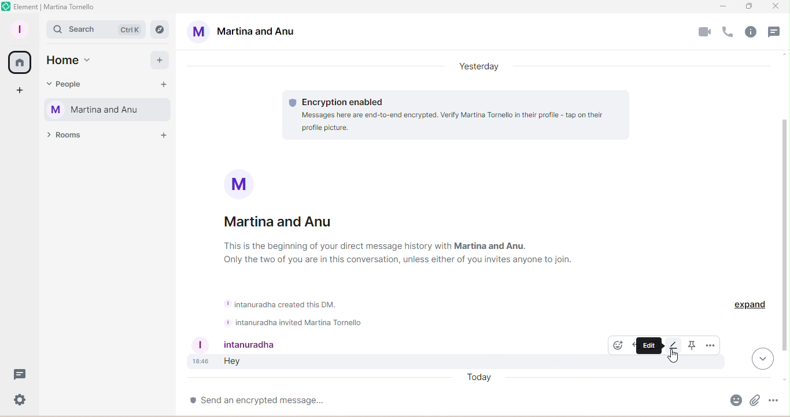  Describe the element at coordinates (753, 402) in the screenshot. I see `Attachment` at that location.